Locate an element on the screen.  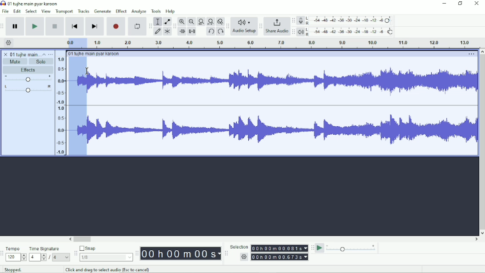
Help is located at coordinates (171, 12).